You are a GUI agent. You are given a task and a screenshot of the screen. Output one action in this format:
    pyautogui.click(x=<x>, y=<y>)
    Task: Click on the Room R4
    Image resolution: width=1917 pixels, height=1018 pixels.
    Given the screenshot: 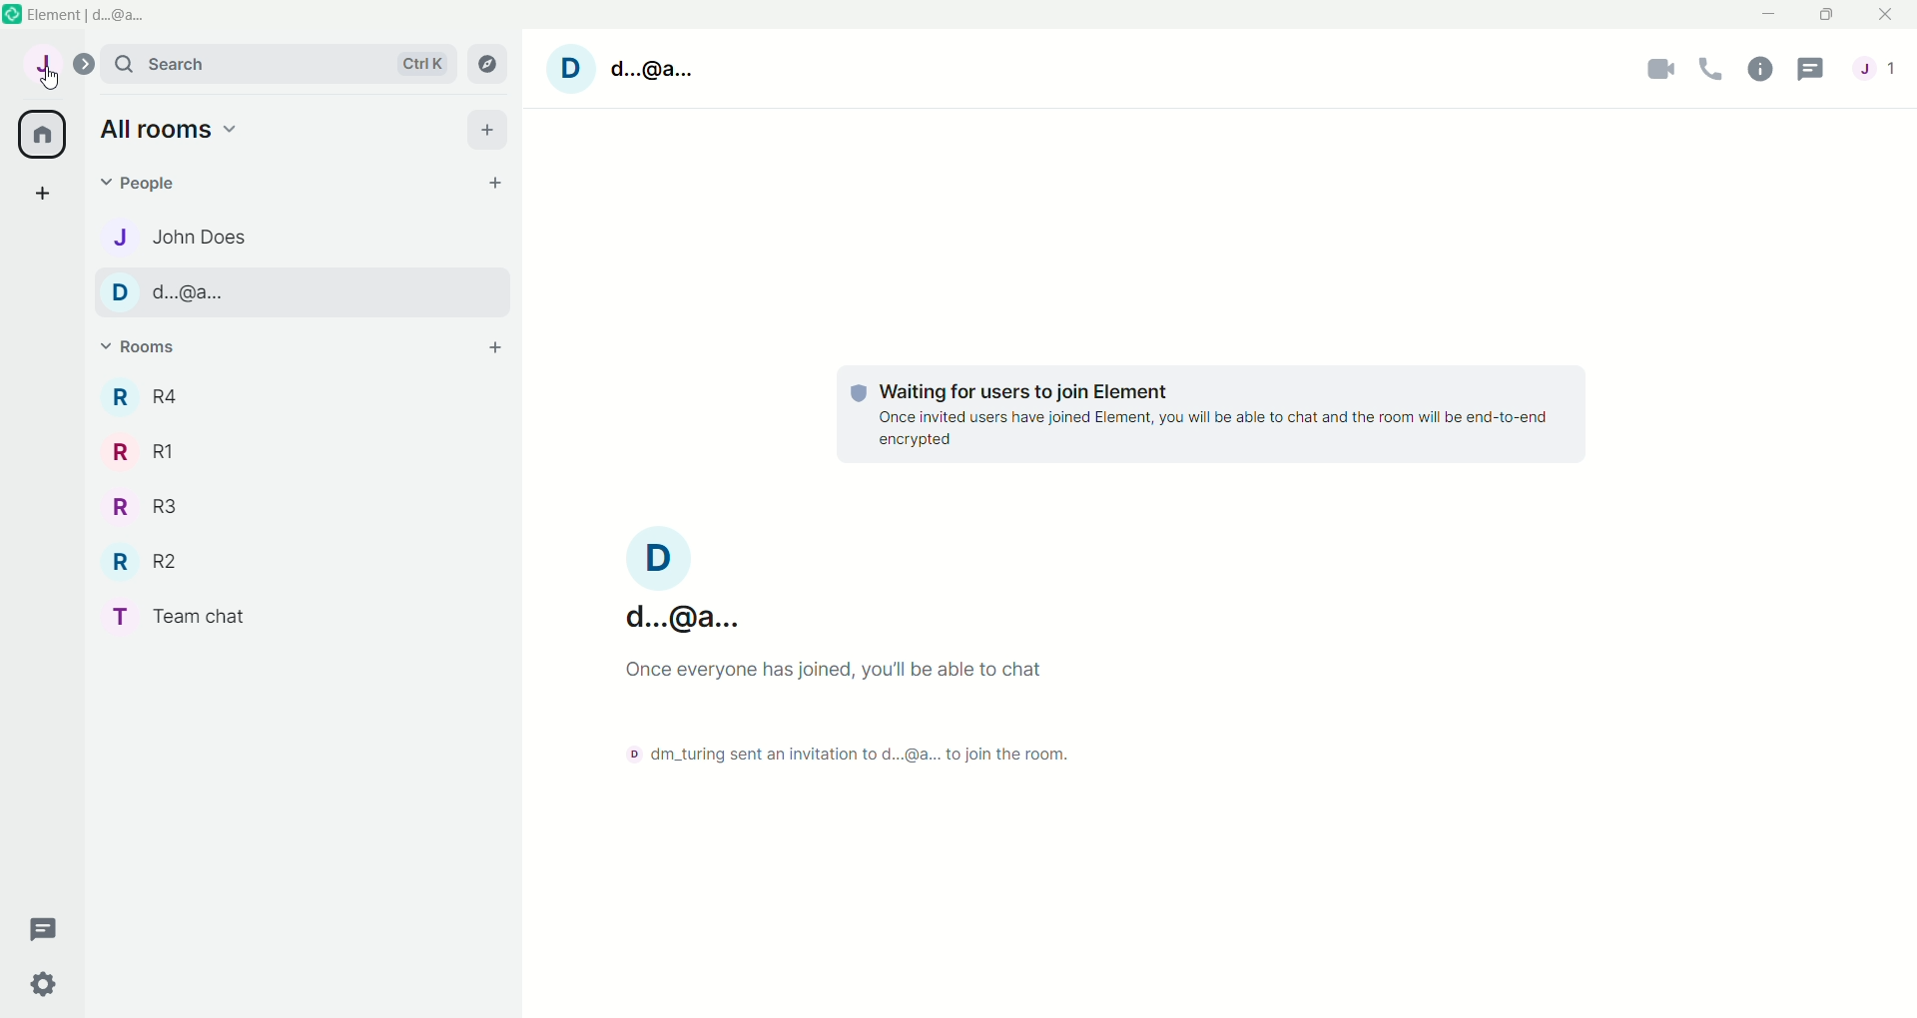 What is the action you would take?
    pyautogui.click(x=147, y=395)
    